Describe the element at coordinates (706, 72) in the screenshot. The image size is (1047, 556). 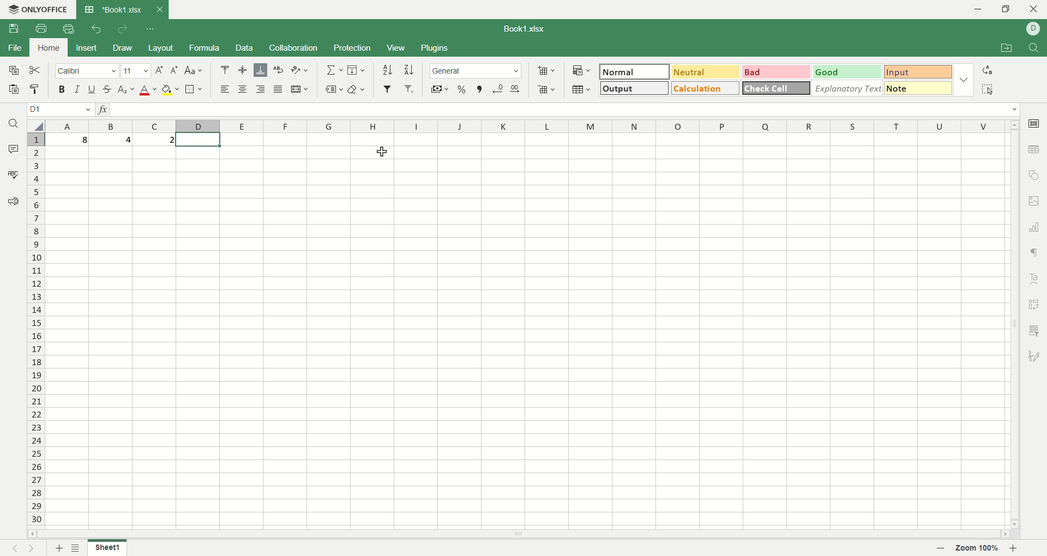
I see `neutral` at that location.